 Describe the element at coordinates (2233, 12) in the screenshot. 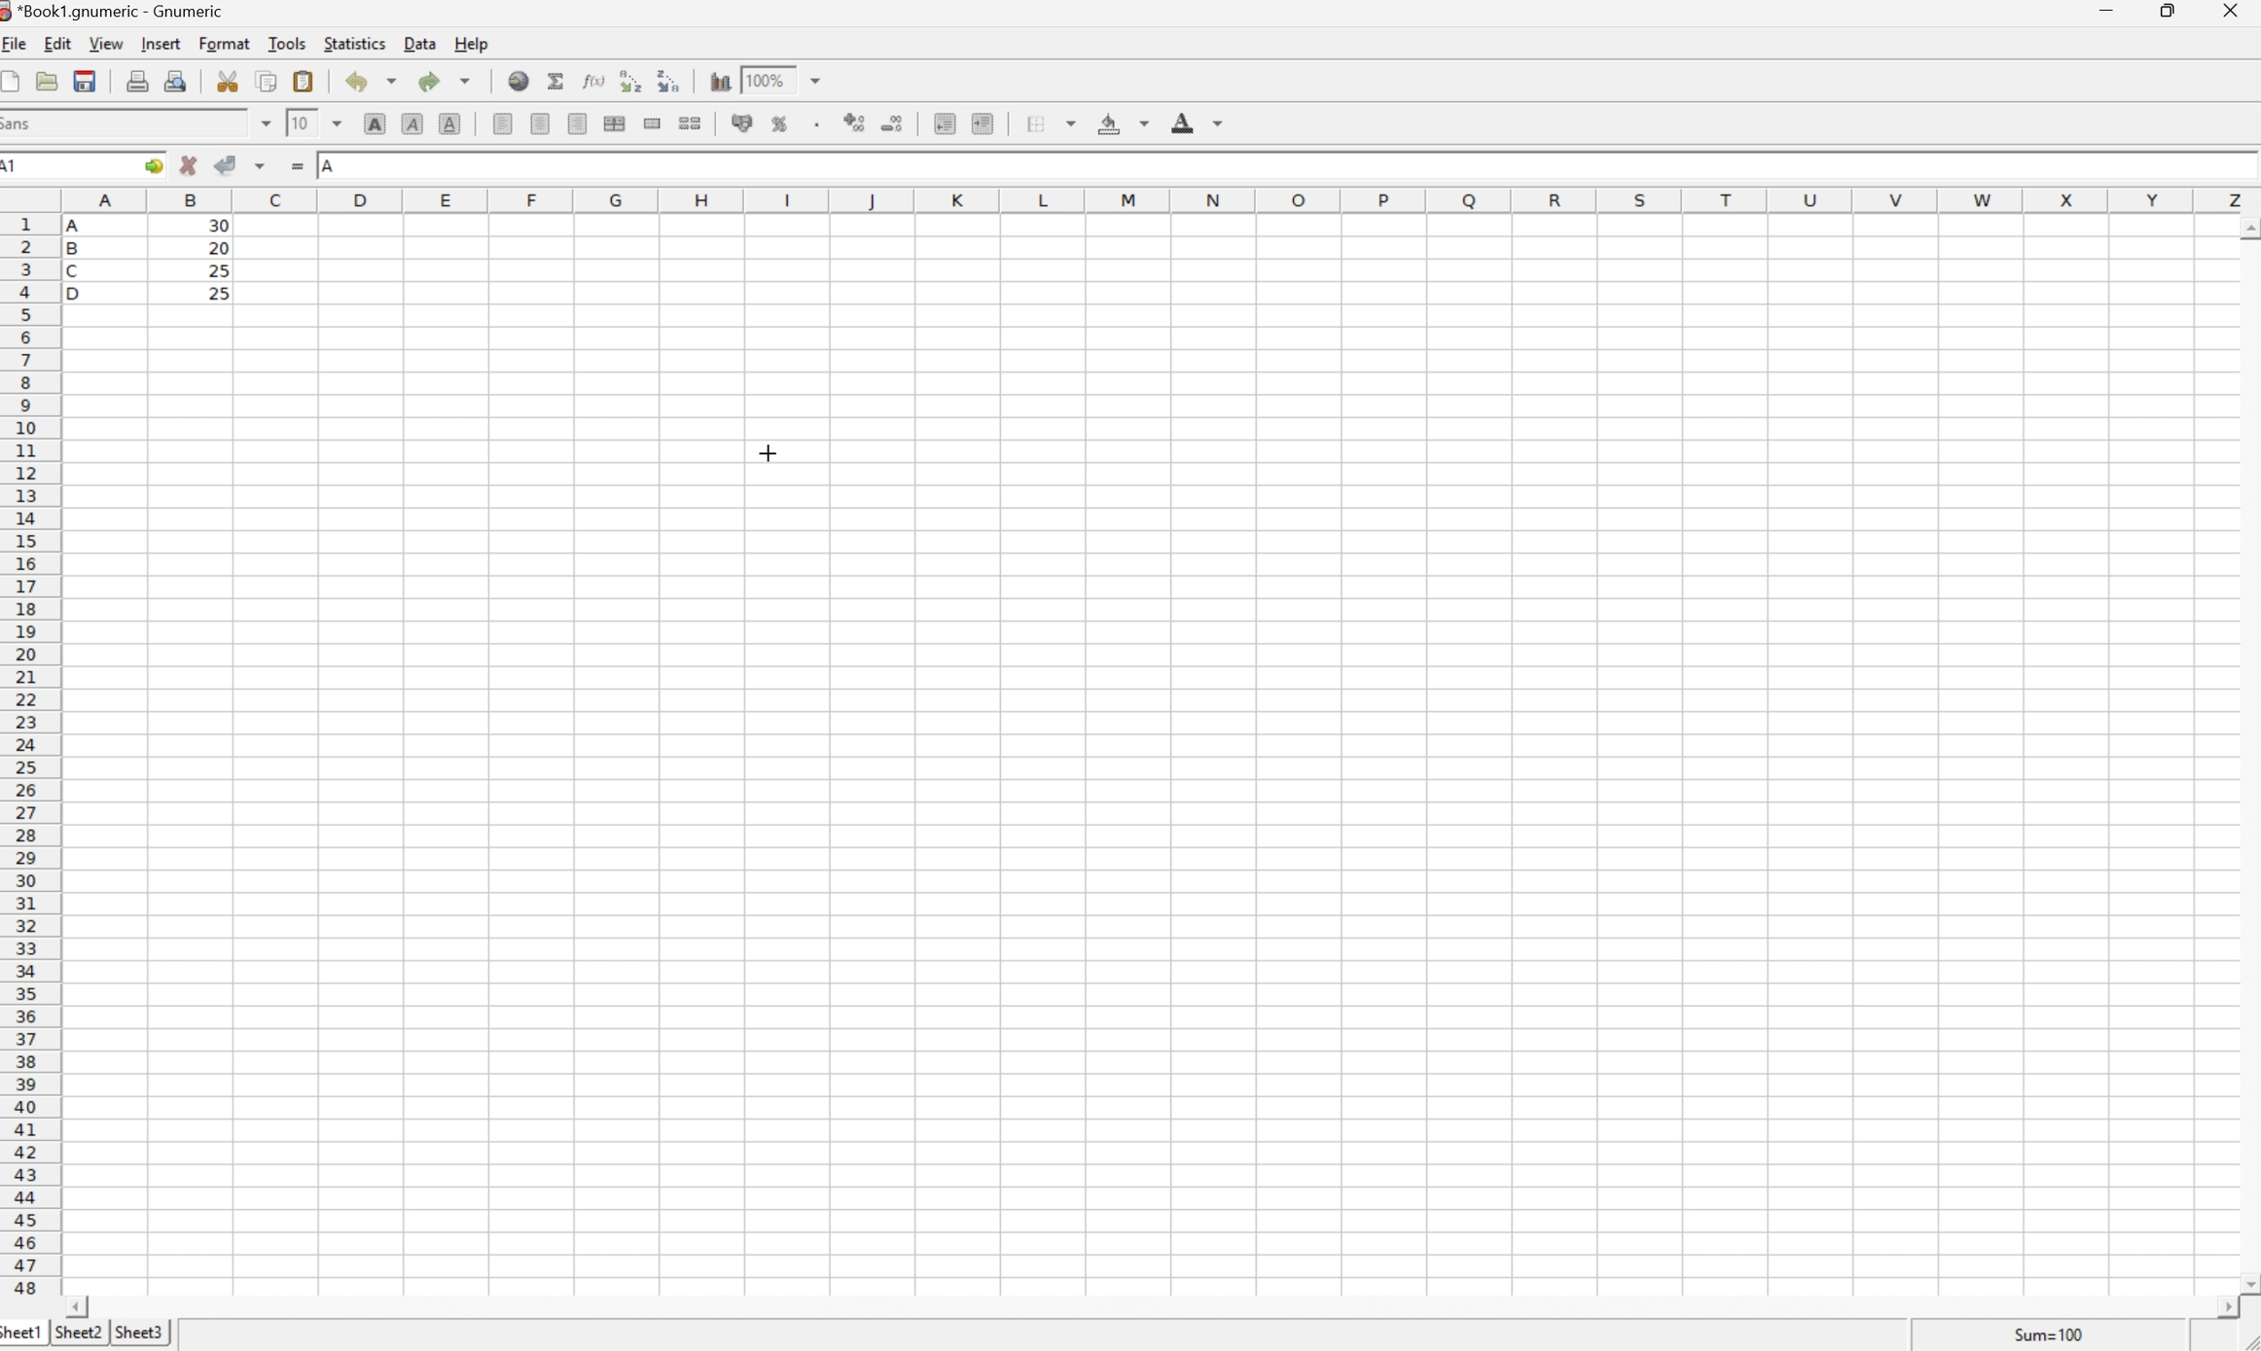

I see `Close` at that location.